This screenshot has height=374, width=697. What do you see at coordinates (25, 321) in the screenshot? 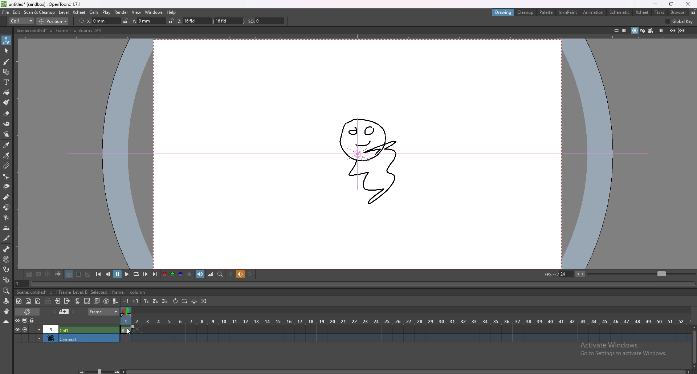
I see `camera stand visibility` at bounding box center [25, 321].